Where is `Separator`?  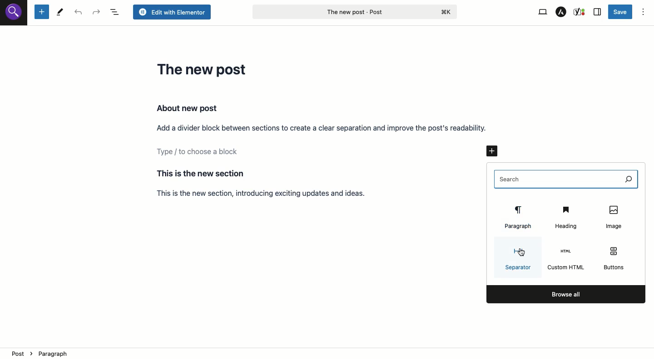 Separator is located at coordinates (517, 259).